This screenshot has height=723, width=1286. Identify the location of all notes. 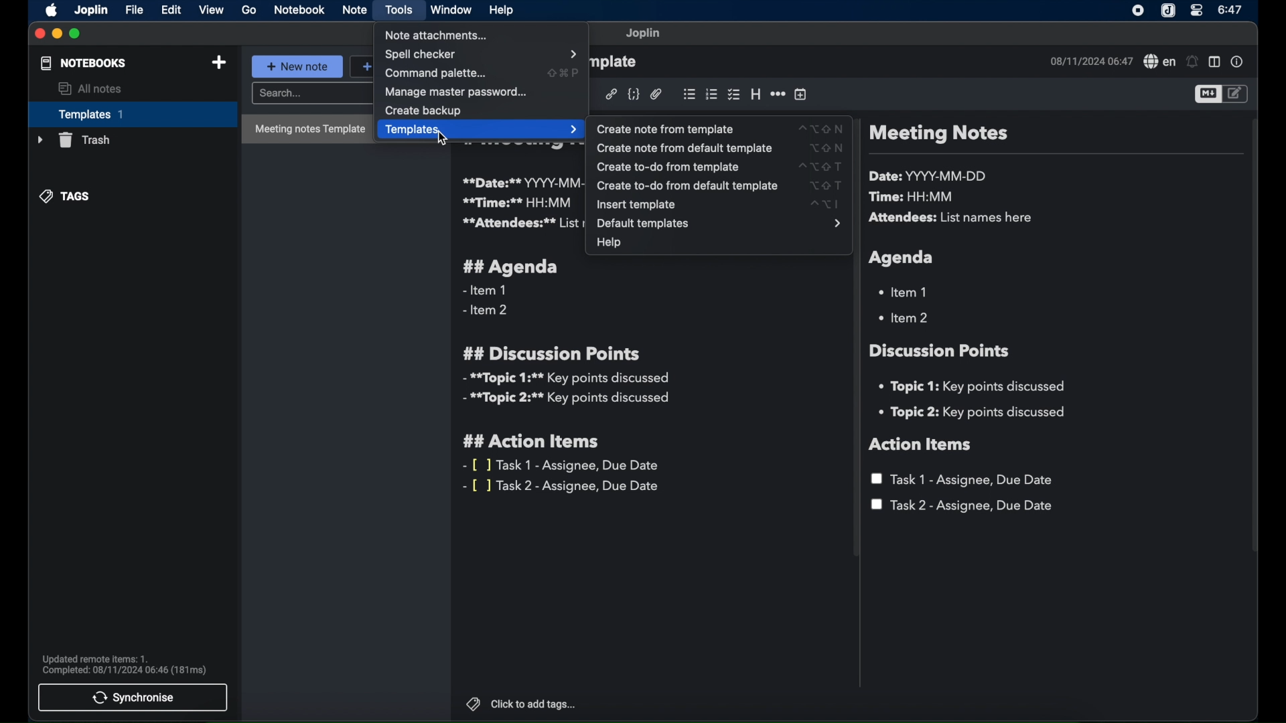
(90, 89).